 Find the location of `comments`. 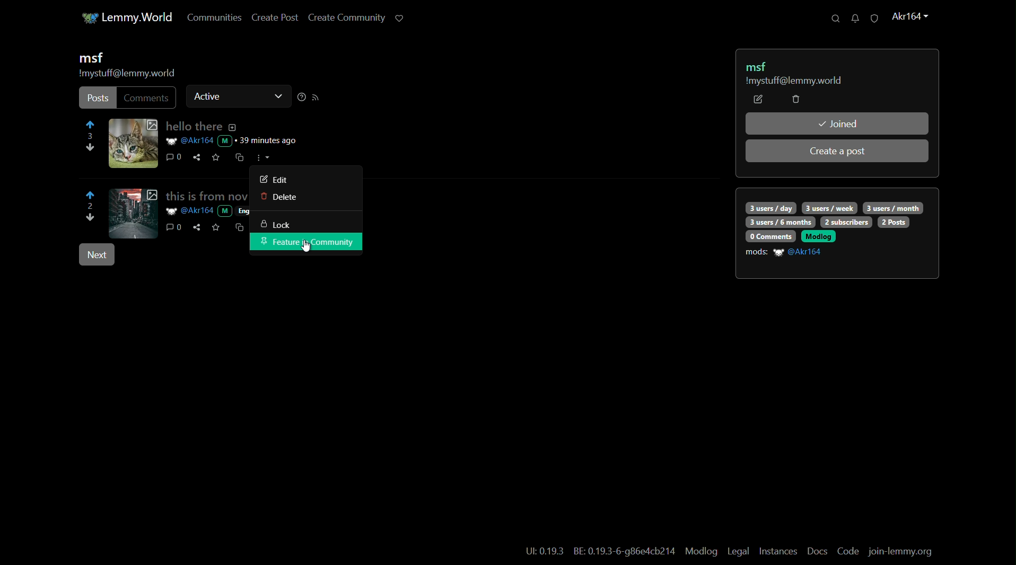

comments is located at coordinates (173, 227).